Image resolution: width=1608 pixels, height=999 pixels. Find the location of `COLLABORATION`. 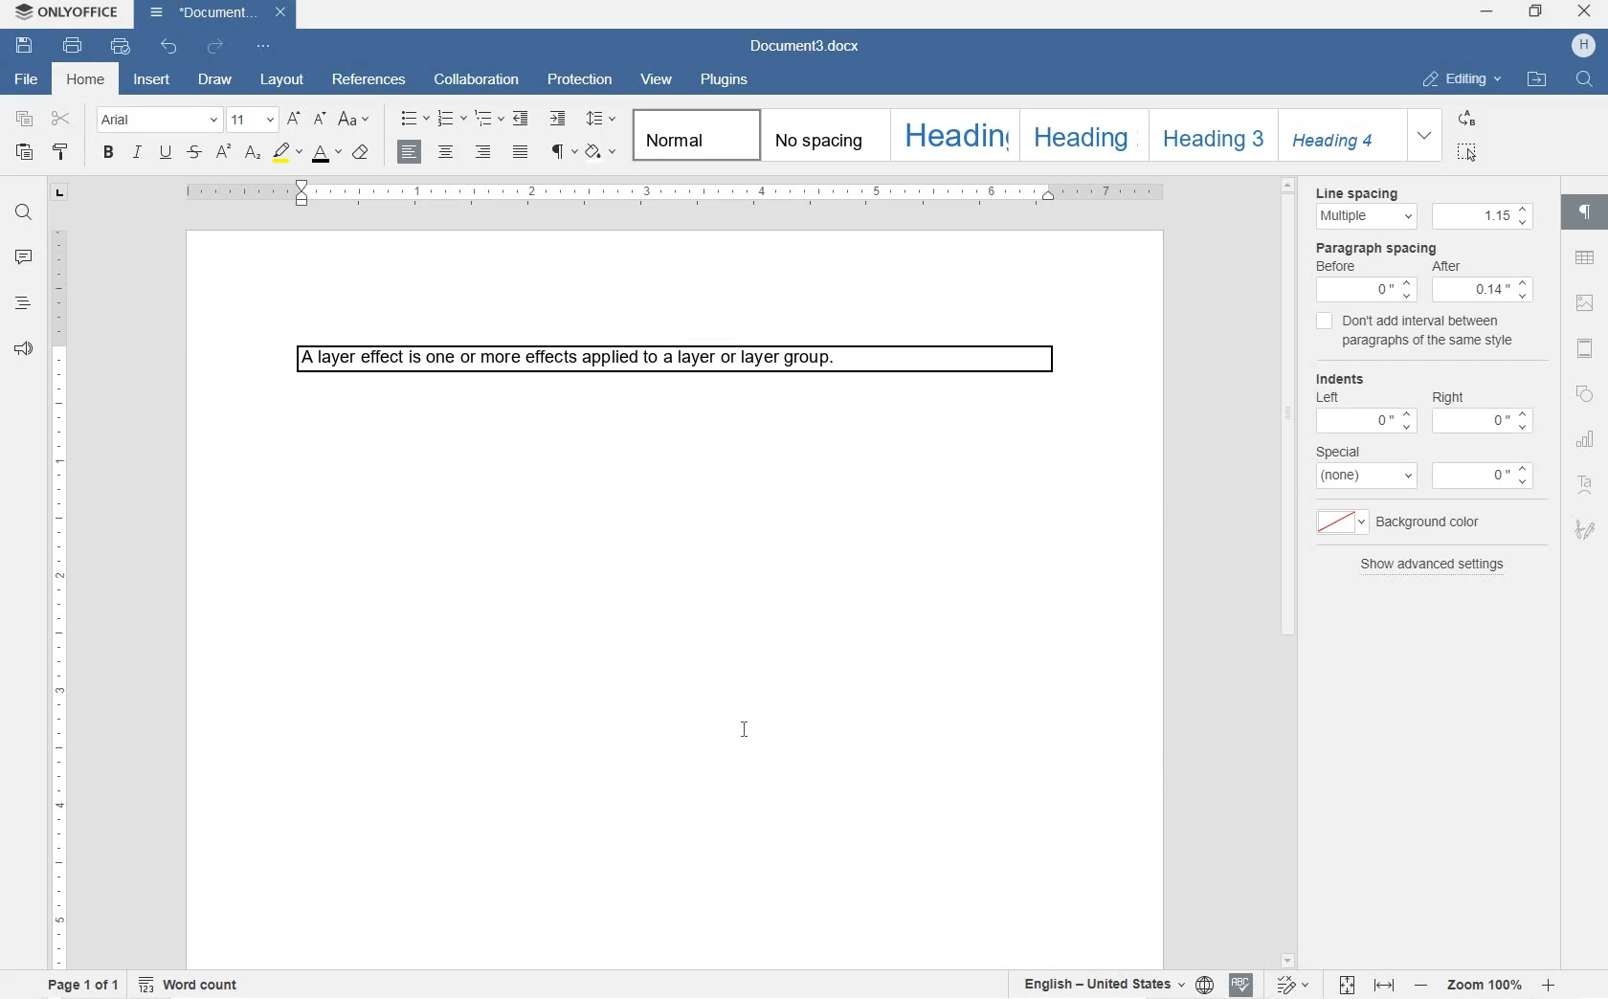

COLLABORATION is located at coordinates (479, 81).